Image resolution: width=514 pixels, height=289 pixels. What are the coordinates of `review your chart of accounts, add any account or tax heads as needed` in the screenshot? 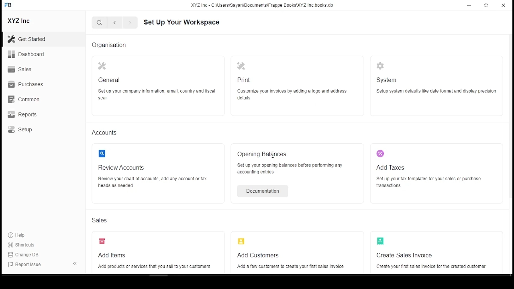 It's located at (156, 181).